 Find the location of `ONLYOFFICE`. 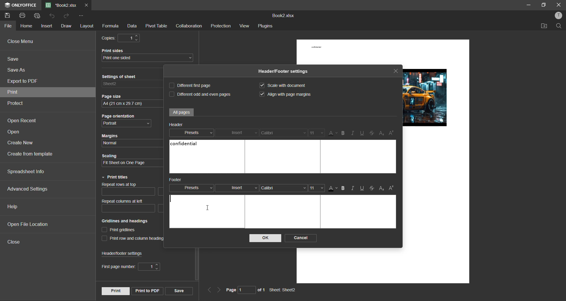

ONLYOFFICE is located at coordinates (26, 6).